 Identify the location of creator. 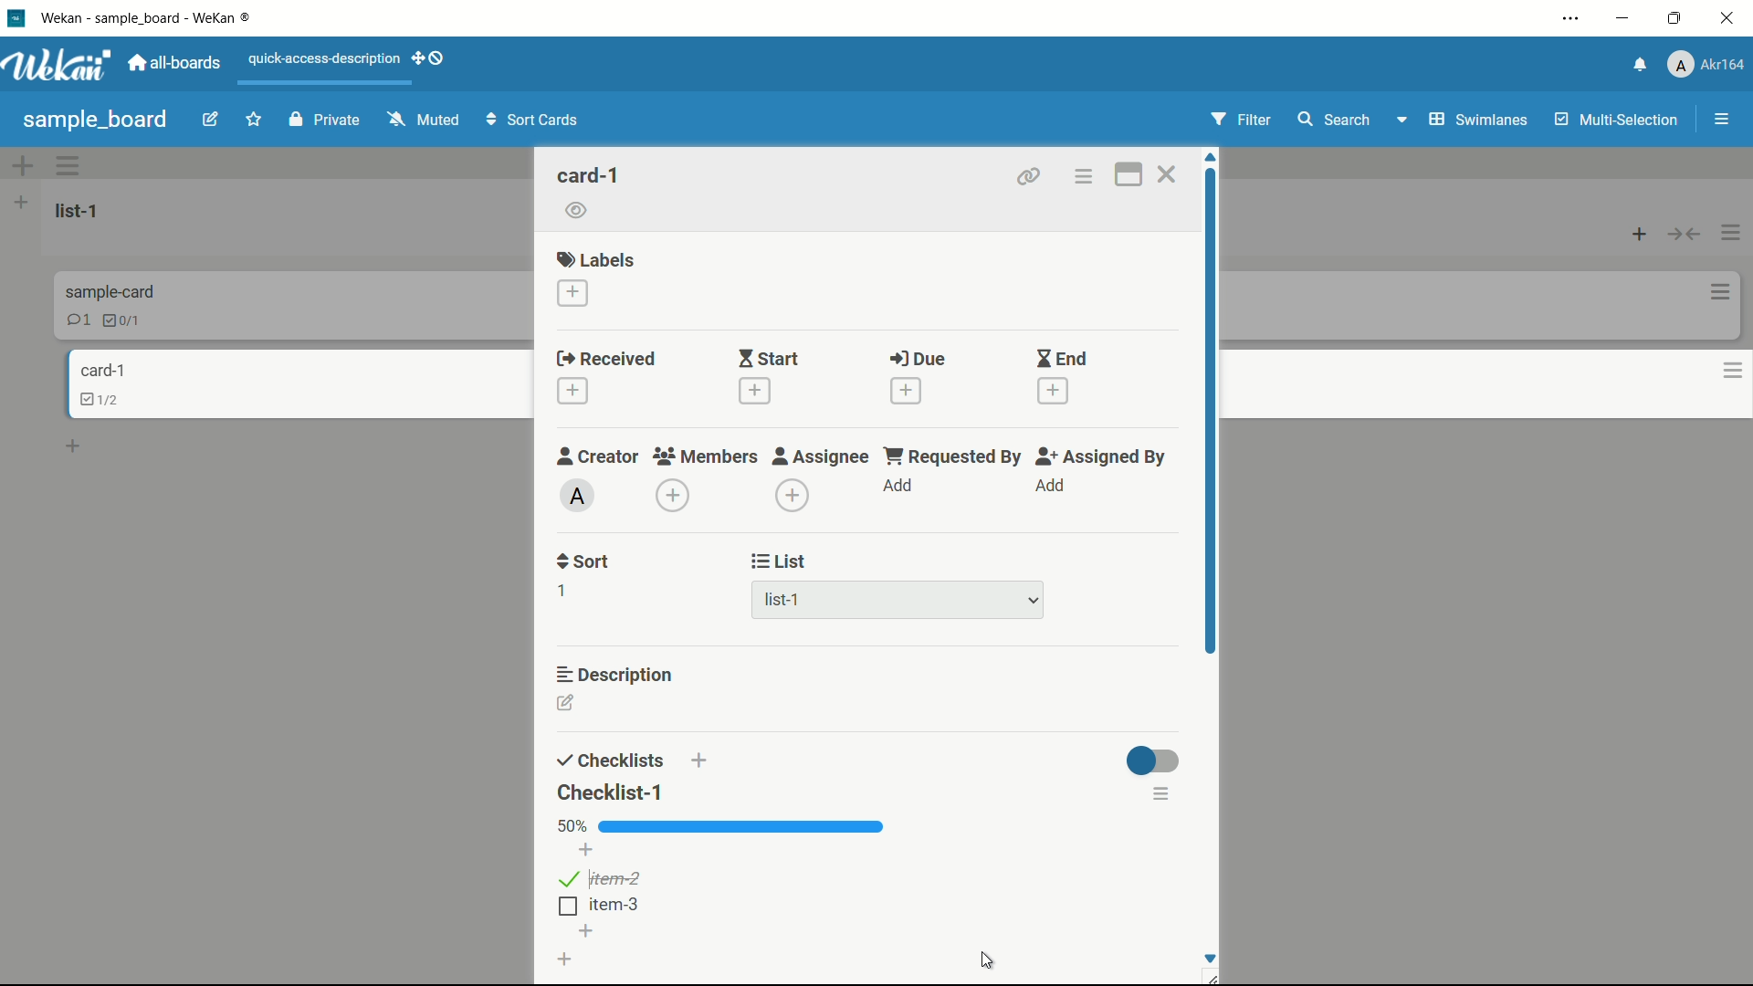
(600, 457).